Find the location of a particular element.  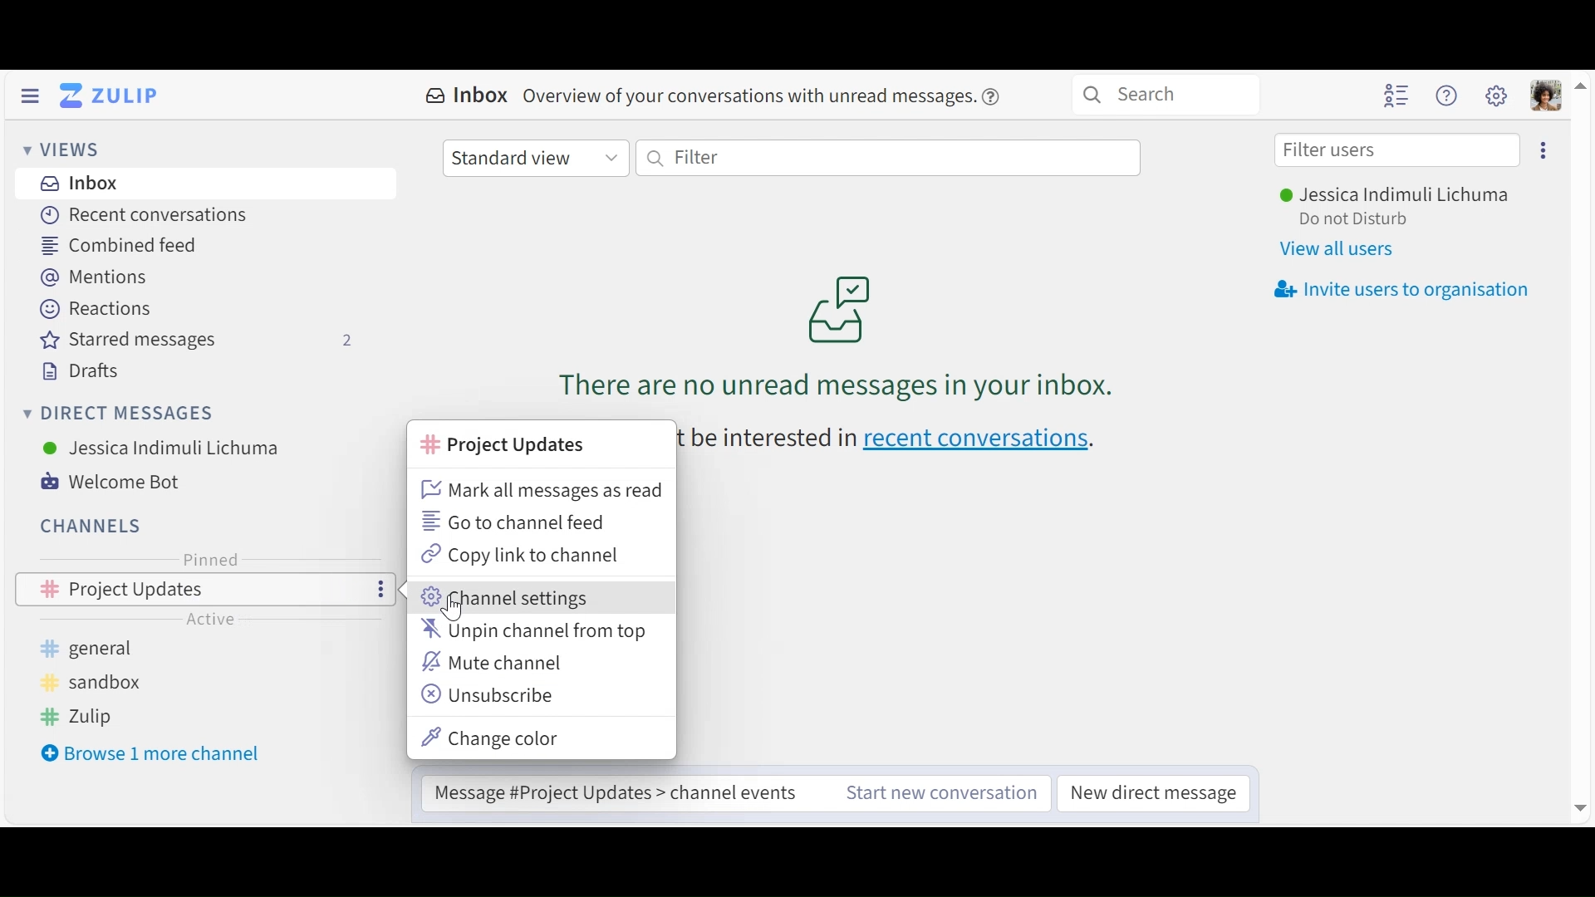

Mentions is located at coordinates (99, 277).